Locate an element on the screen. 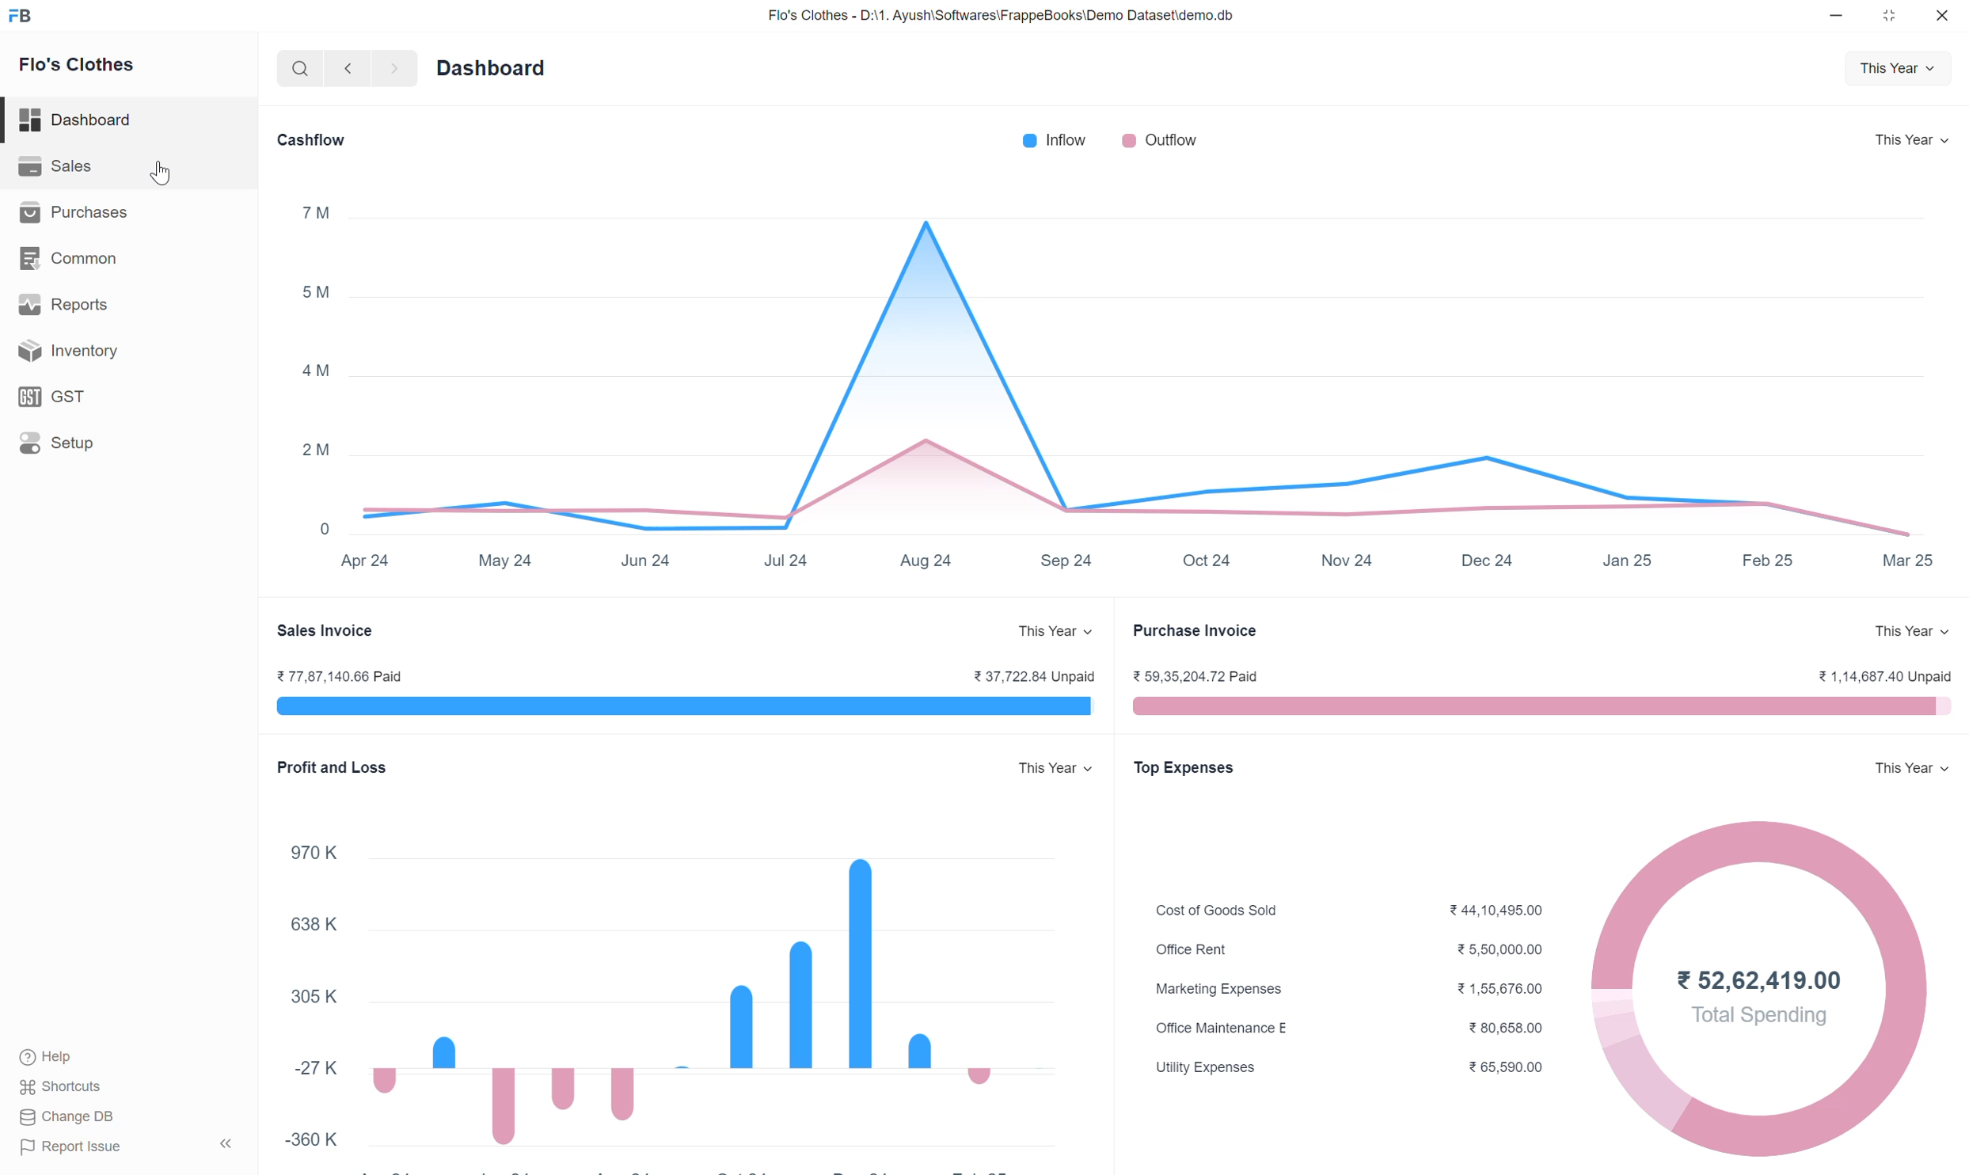 This screenshot has height=1175, width=1969. This Year v is located at coordinates (1915, 139).